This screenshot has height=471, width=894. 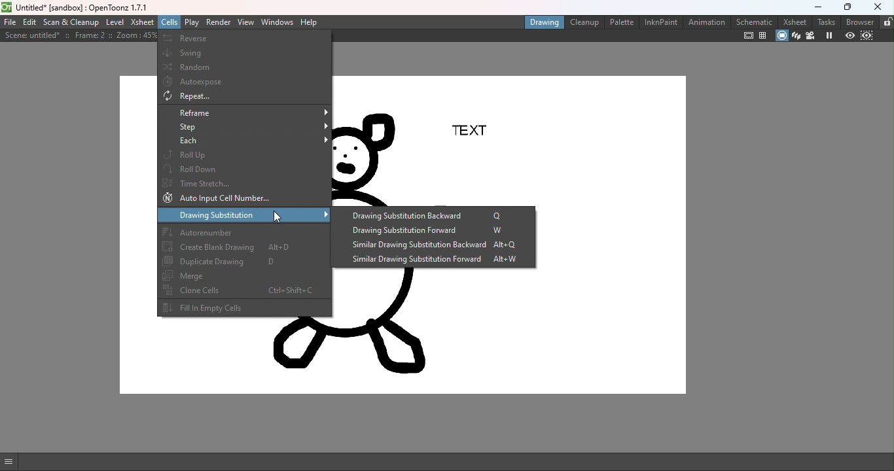 What do you see at coordinates (143, 22) in the screenshot?
I see `Xsheet` at bounding box center [143, 22].